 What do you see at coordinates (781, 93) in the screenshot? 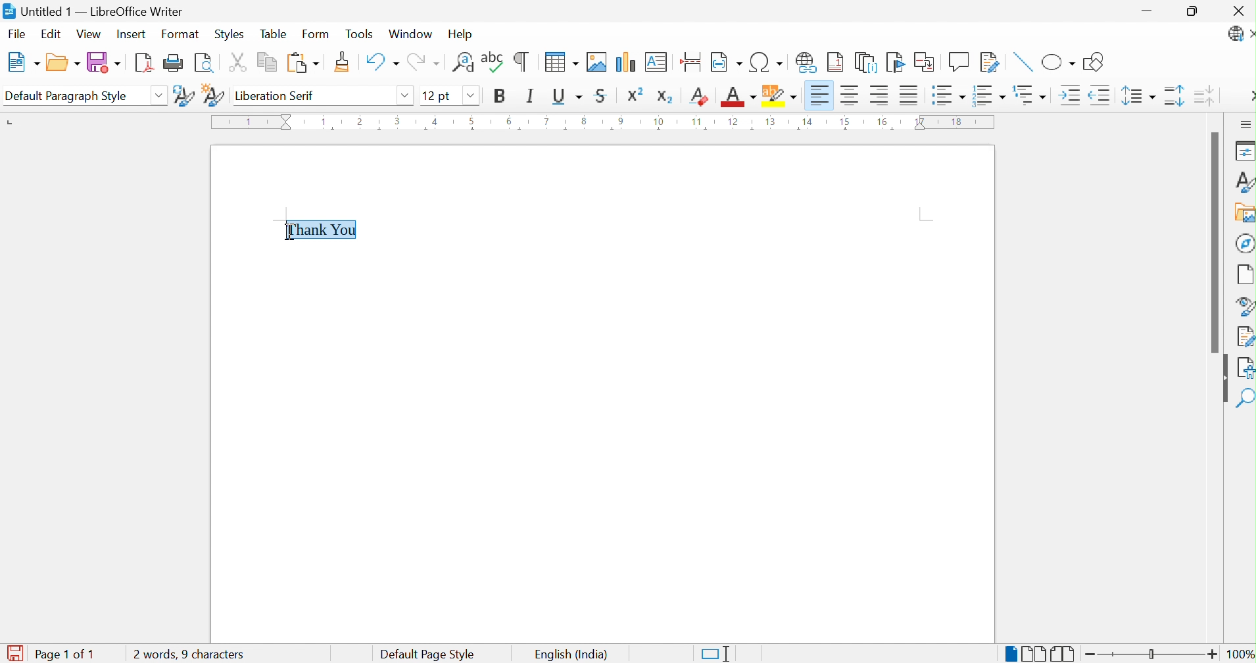
I see `Character Highlighting Color` at bounding box center [781, 93].